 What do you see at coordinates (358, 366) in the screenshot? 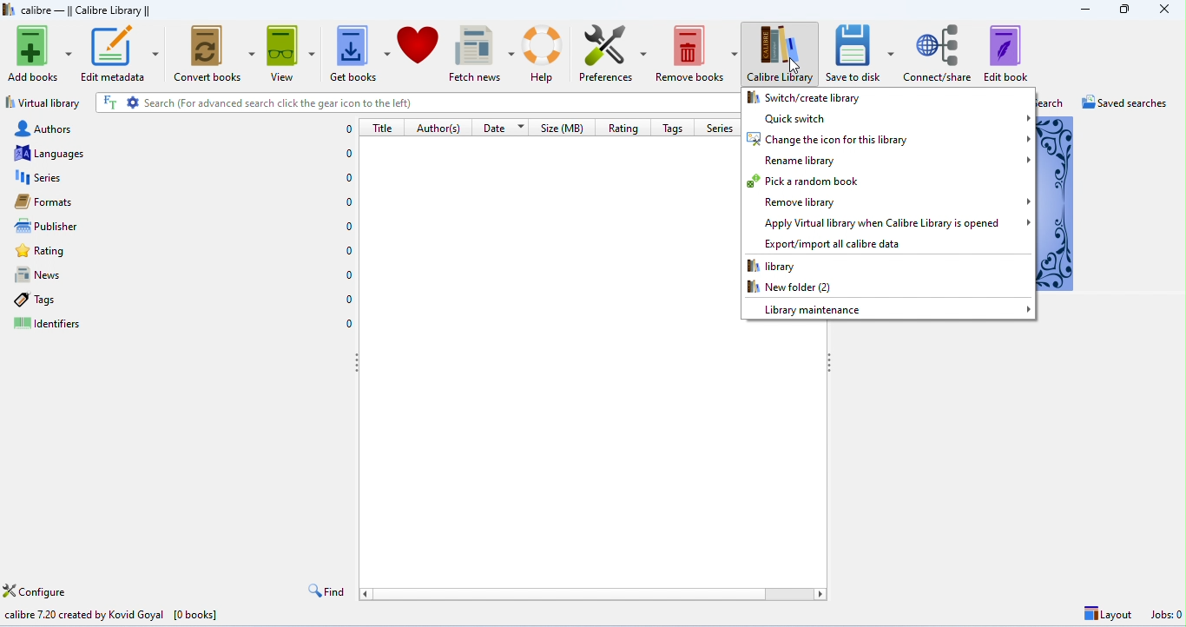
I see `drag to expand or collapse` at bounding box center [358, 366].